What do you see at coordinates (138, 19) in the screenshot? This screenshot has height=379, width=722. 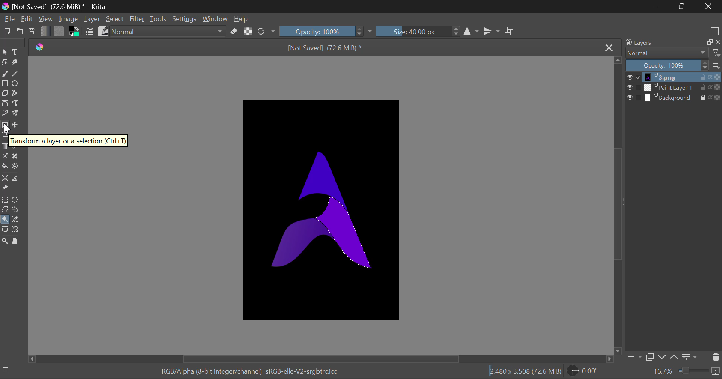 I see `Filter` at bounding box center [138, 19].